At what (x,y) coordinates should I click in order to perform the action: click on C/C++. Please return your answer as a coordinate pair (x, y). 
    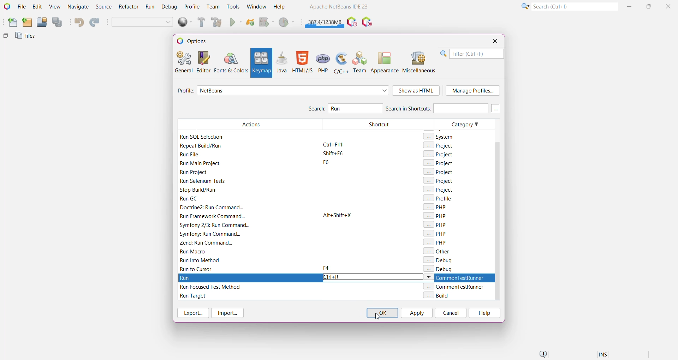
    Looking at the image, I should click on (340, 62).